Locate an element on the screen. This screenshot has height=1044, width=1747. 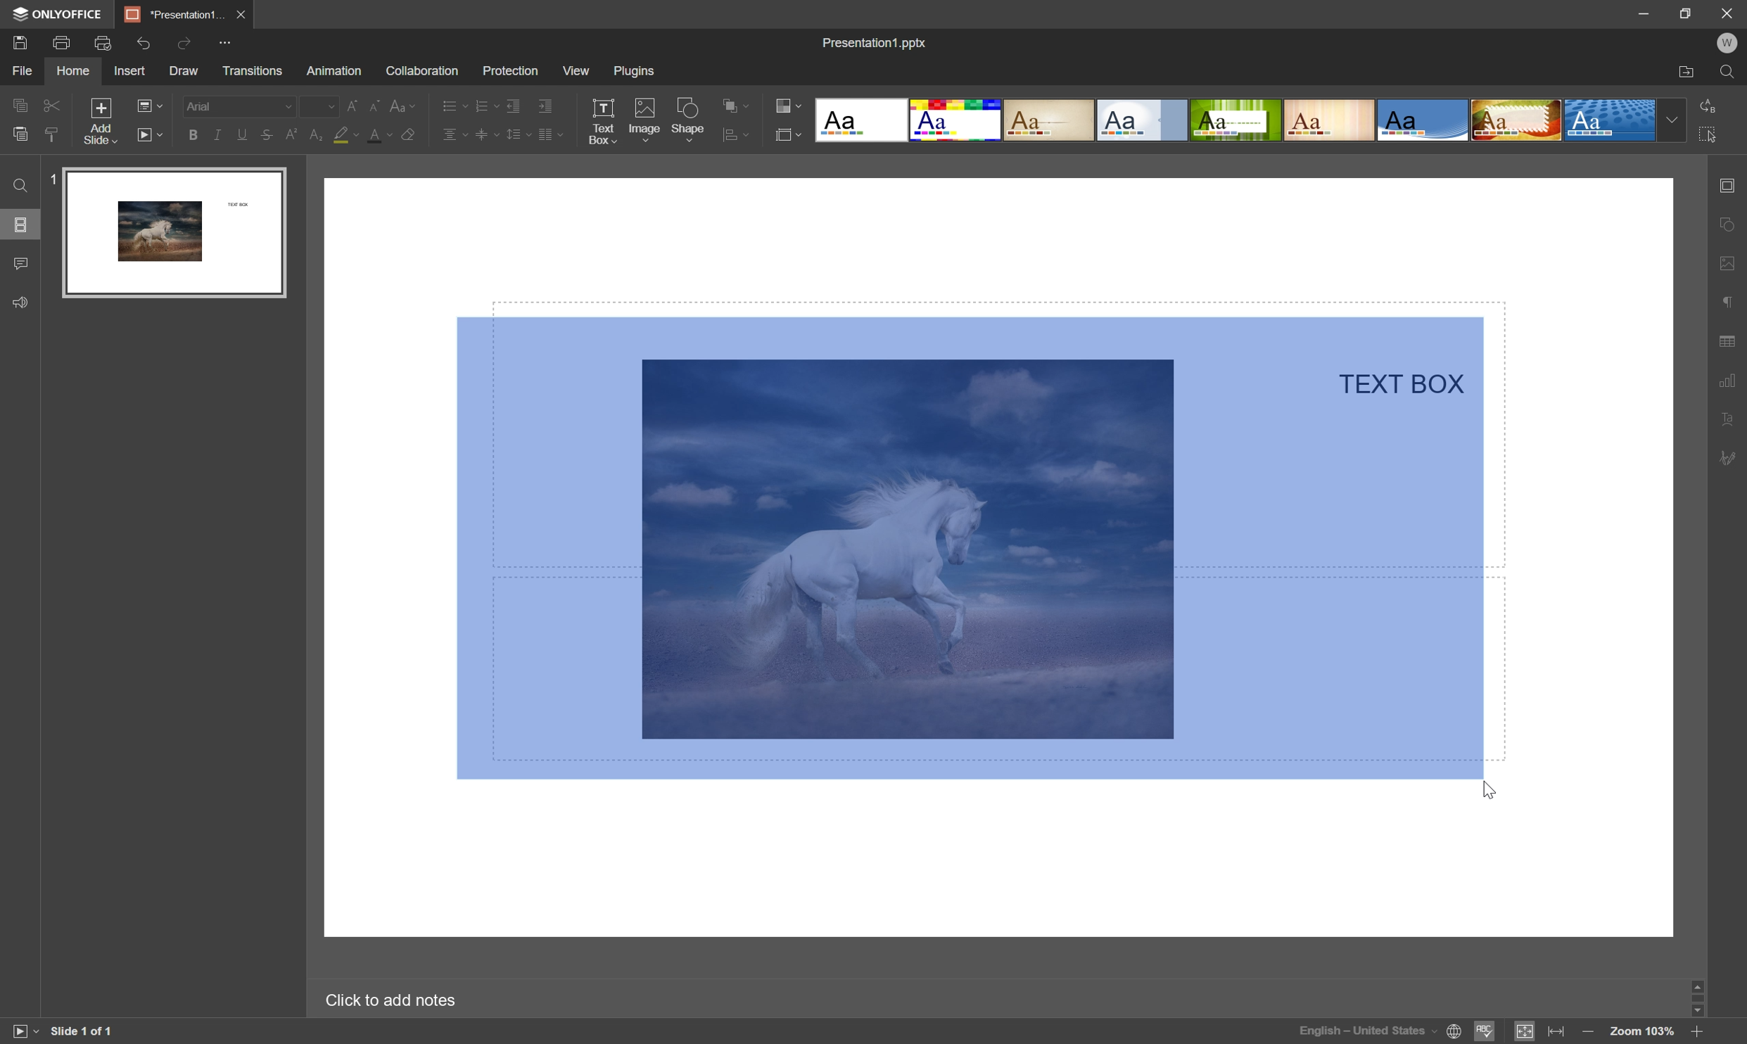
animation is located at coordinates (334, 70).